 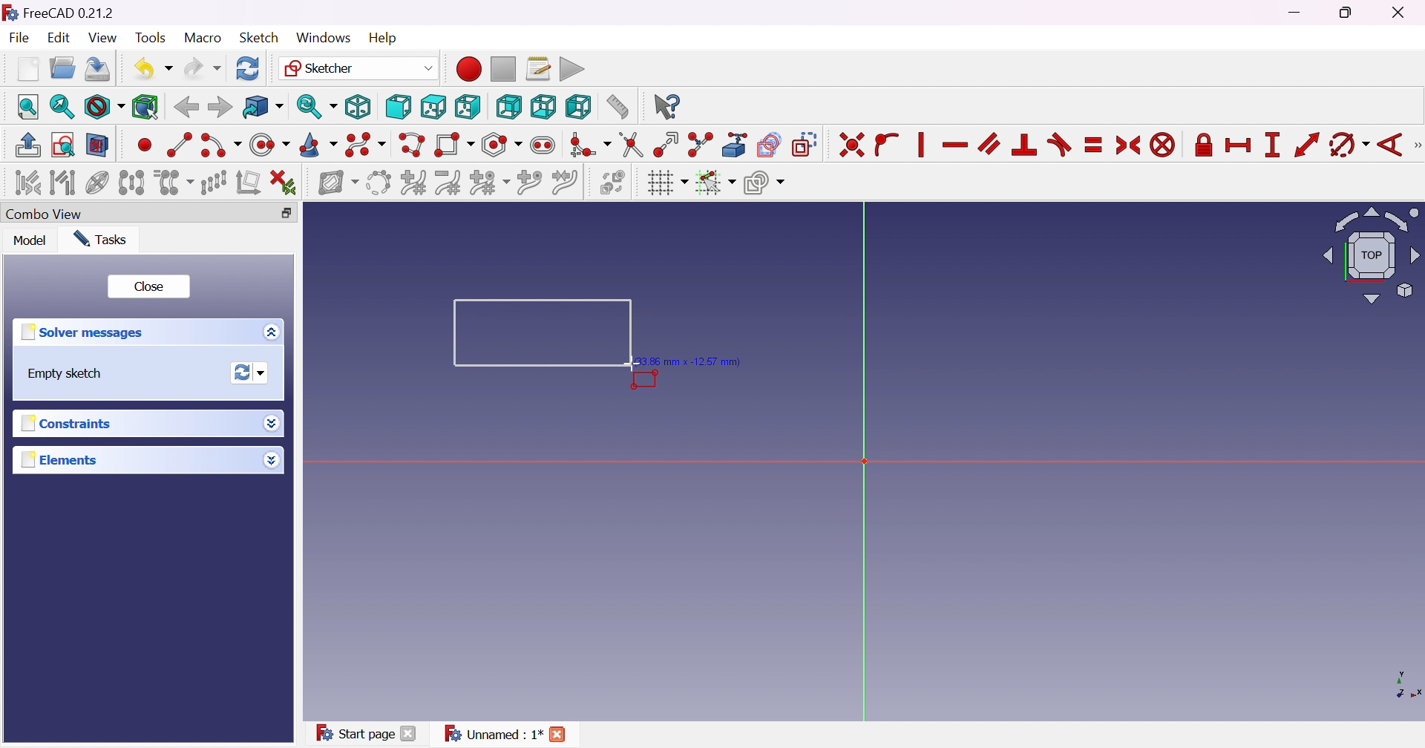 I want to click on Create regular polygon, so click(x=502, y=145).